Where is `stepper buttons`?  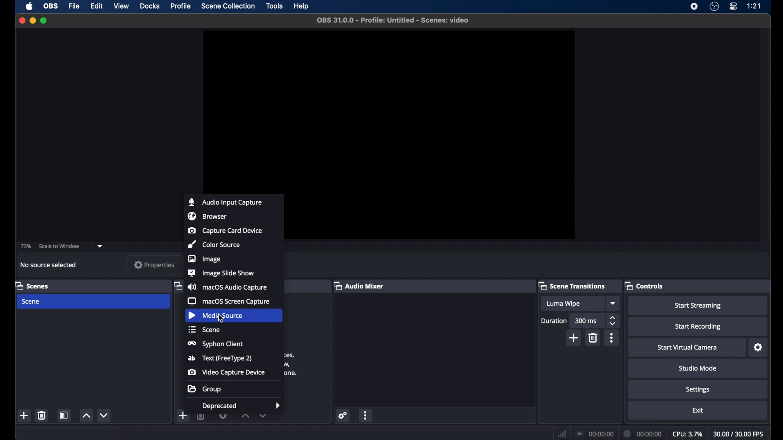
stepper buttons is located at coordinates (613, 321).